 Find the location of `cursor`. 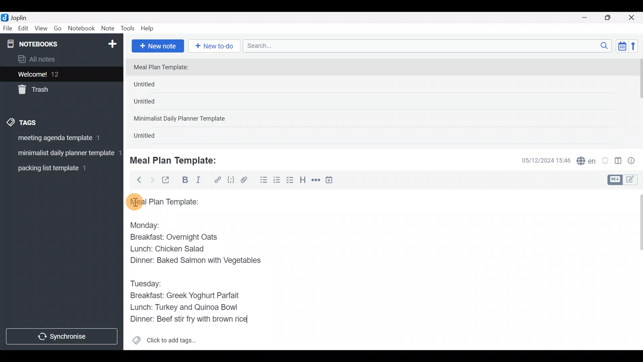

cursor is located at coordinates (134, 201).